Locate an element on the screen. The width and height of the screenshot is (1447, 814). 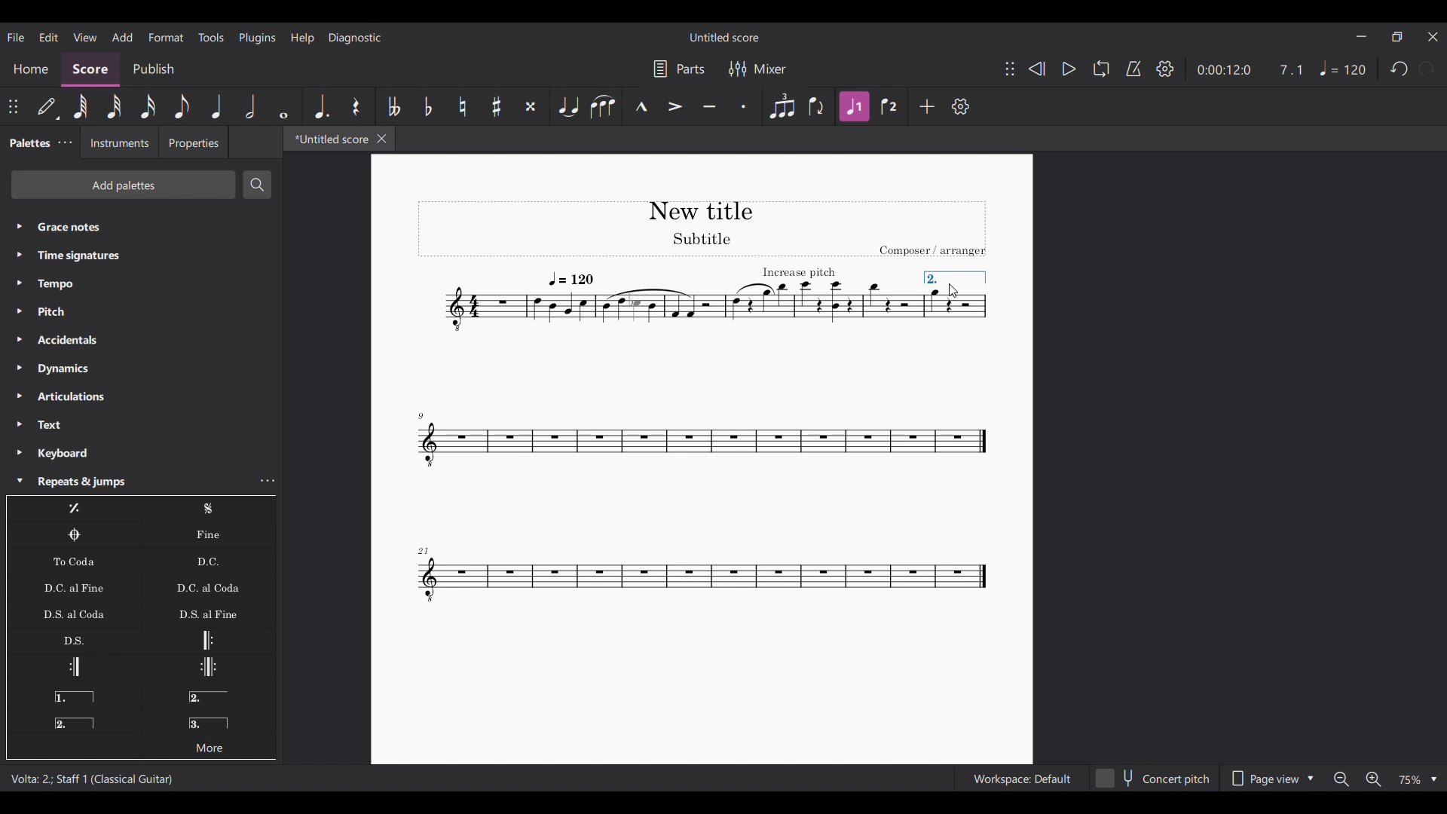
Toggle sharp is located at coordinates (496, 106).